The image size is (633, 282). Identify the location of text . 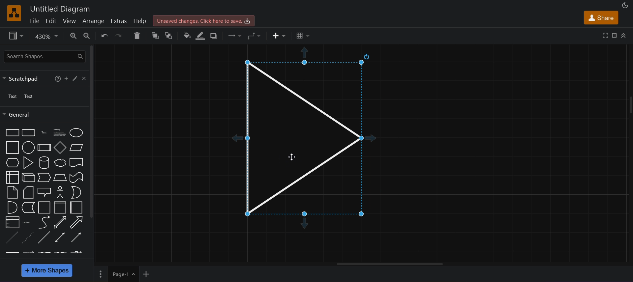
(22, 97).